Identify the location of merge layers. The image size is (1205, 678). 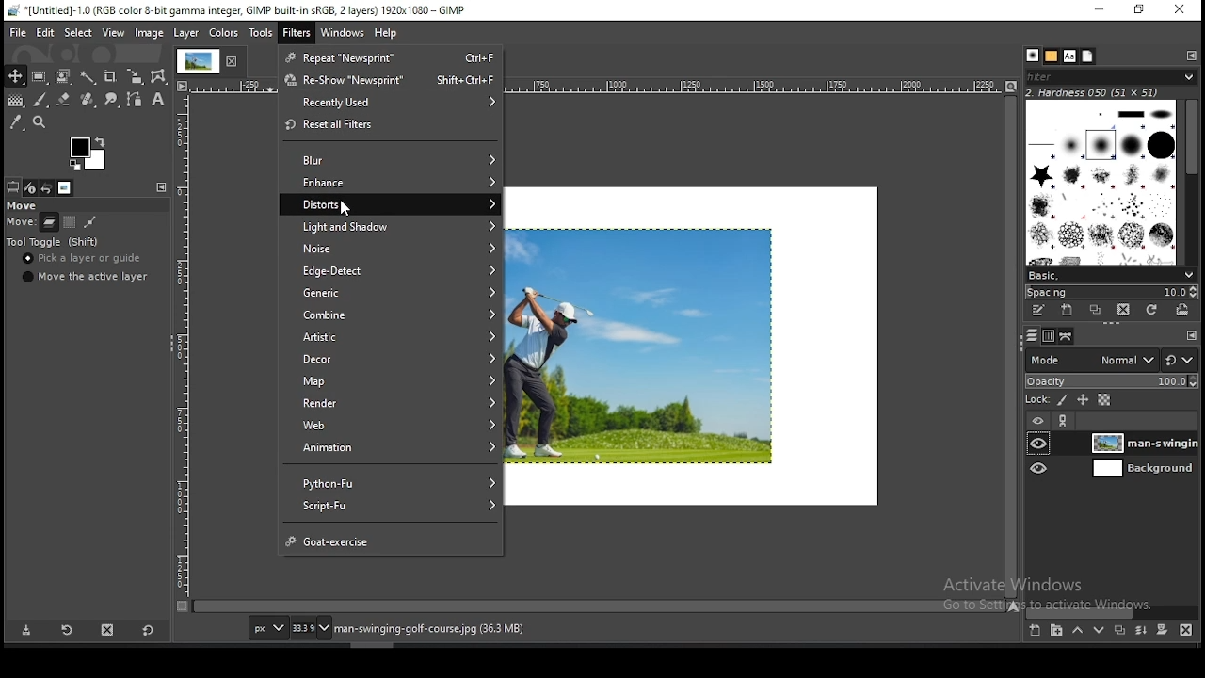
(1139, 630).